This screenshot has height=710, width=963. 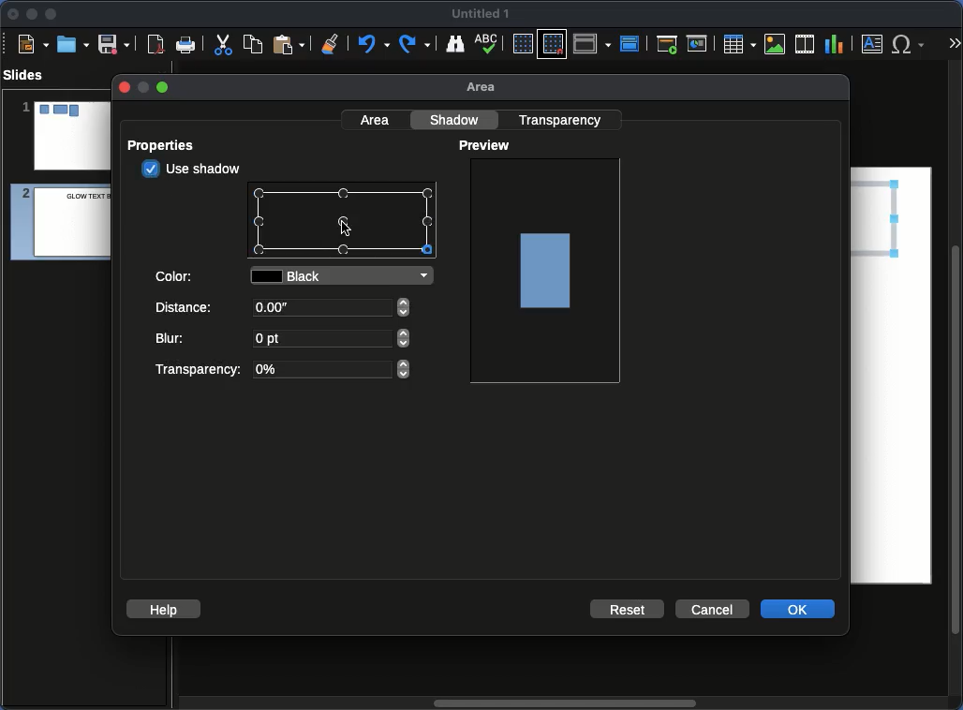 What do you see at coordinates (486, 88) in the screenshot?
I see `Area` at bounding box center [486, 88].